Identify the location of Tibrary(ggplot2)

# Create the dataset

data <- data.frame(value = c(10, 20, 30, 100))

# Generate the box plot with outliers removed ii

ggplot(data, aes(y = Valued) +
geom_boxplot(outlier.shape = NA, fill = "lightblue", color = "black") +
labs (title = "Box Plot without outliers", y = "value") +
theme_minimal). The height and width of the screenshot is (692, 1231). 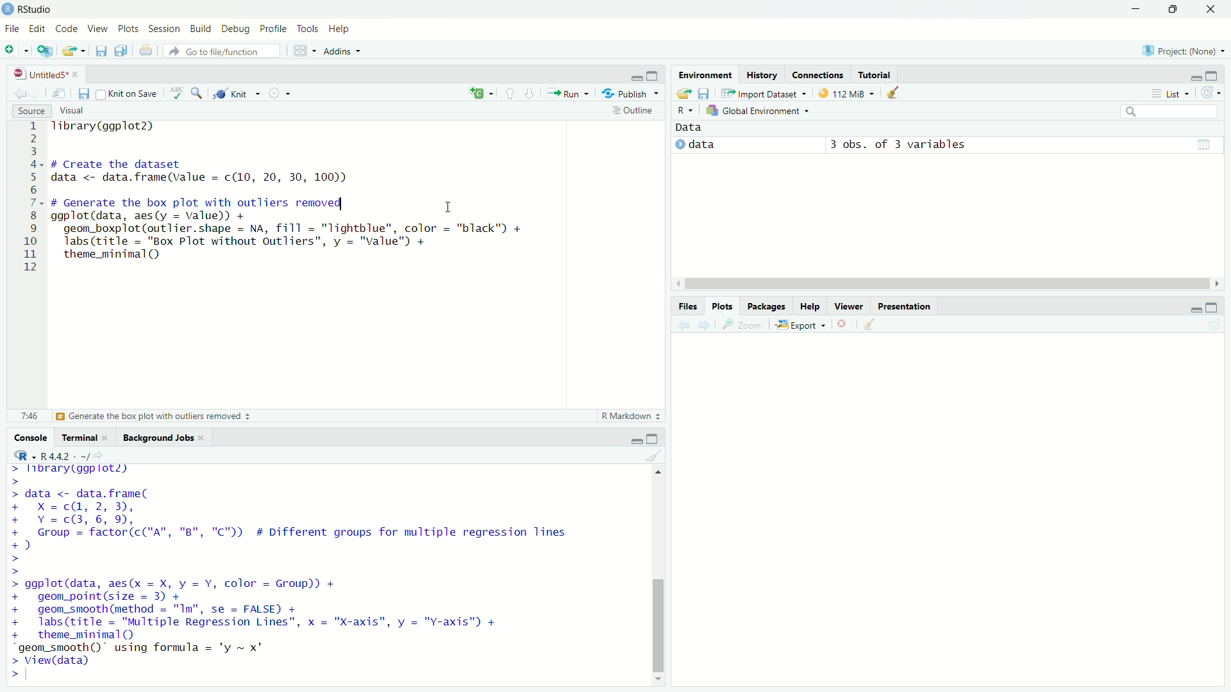
(307, 204).